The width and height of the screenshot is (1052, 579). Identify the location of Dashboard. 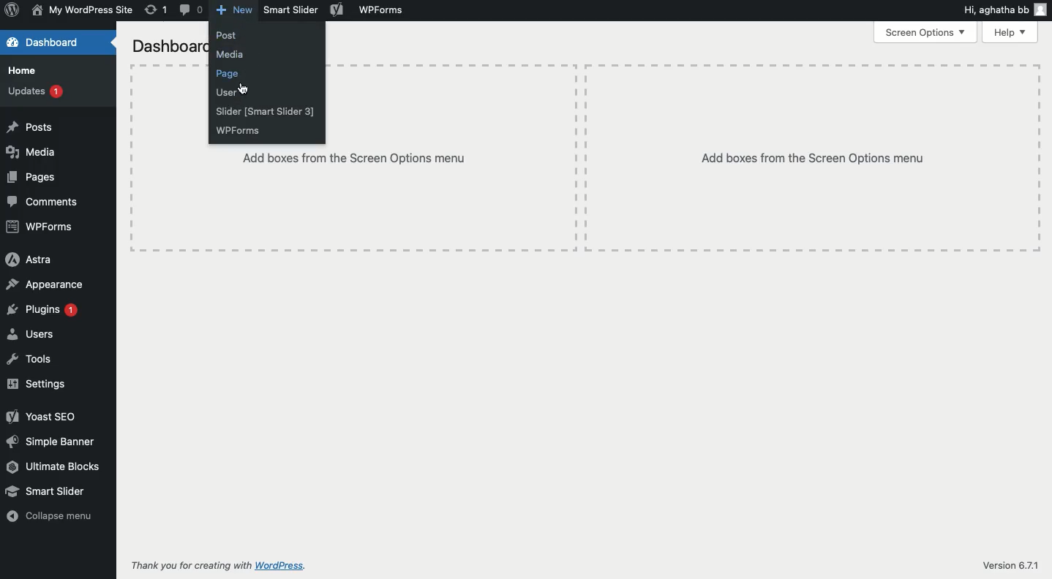
(46, 44).